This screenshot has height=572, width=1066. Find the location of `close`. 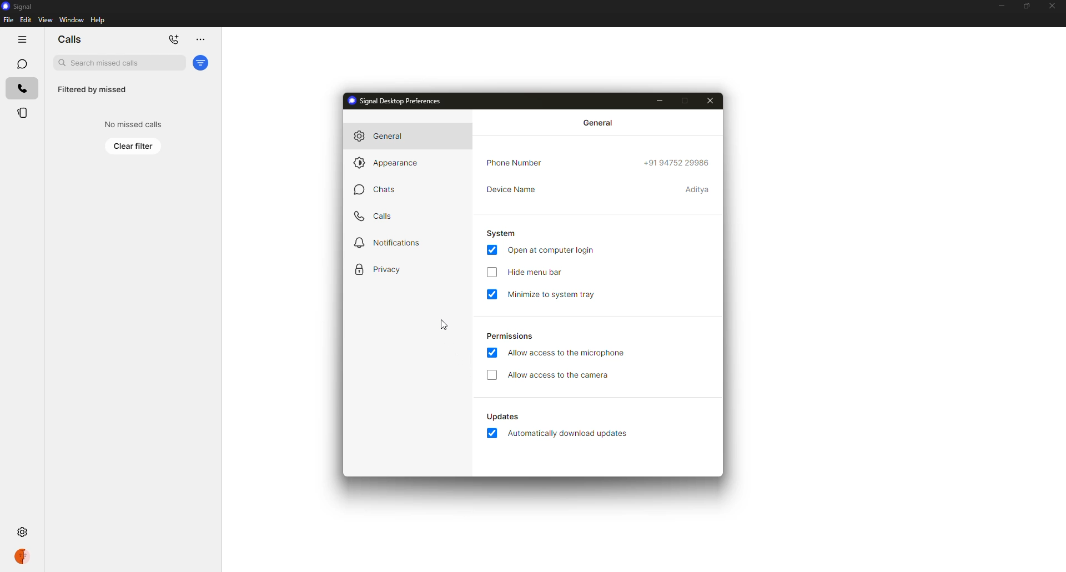

close is located at coordinates (1054, 7).